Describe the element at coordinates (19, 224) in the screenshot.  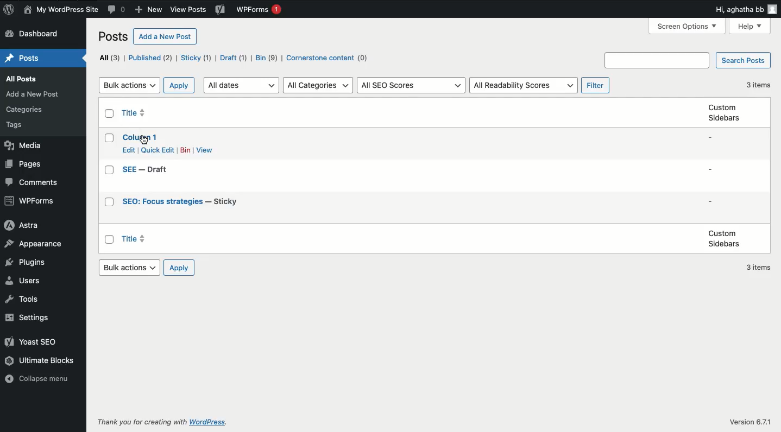
I see `Astra ` at that location.